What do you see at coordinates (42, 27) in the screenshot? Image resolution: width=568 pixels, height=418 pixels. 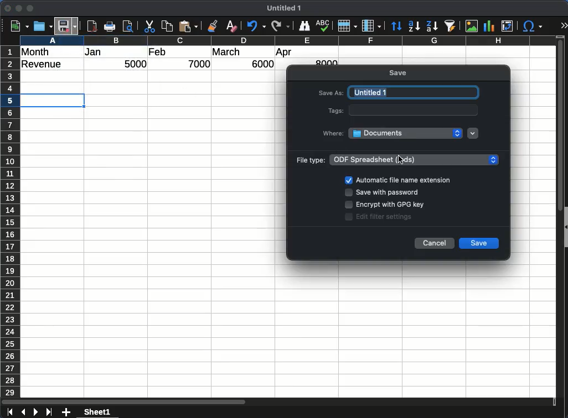 I see `open` at bounding box center [42, 27].